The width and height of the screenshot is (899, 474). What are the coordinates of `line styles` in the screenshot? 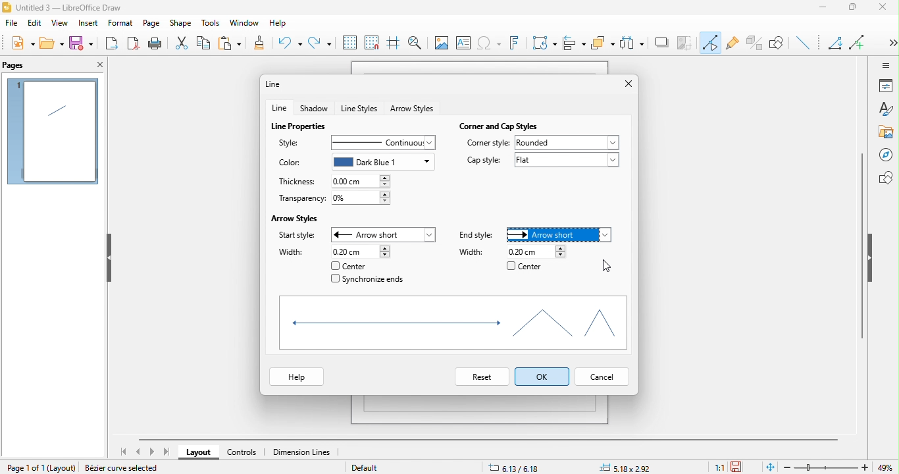 It's located at (359, 108).